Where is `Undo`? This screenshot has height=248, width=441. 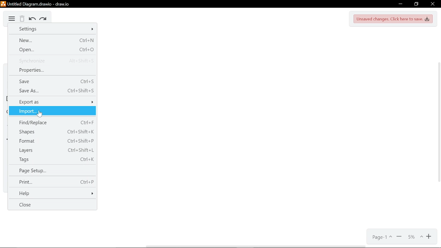 Undo is located at coordinates (32, 19).